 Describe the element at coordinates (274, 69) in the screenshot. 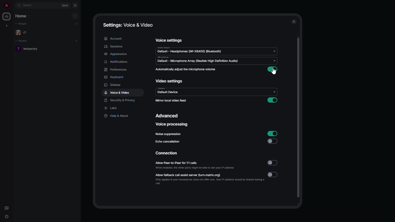

I see `enabled` at that location.